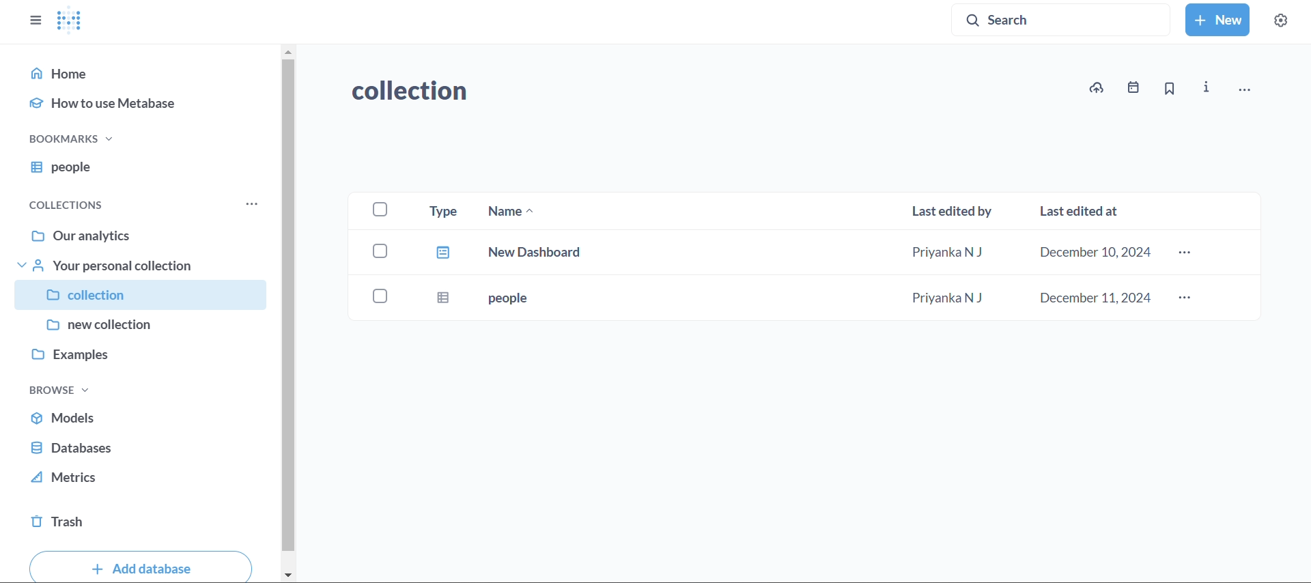  What do you see at coordinates (377, 254) in the screenshot?
I see `checkboxes` at bounding box center [377, 254].